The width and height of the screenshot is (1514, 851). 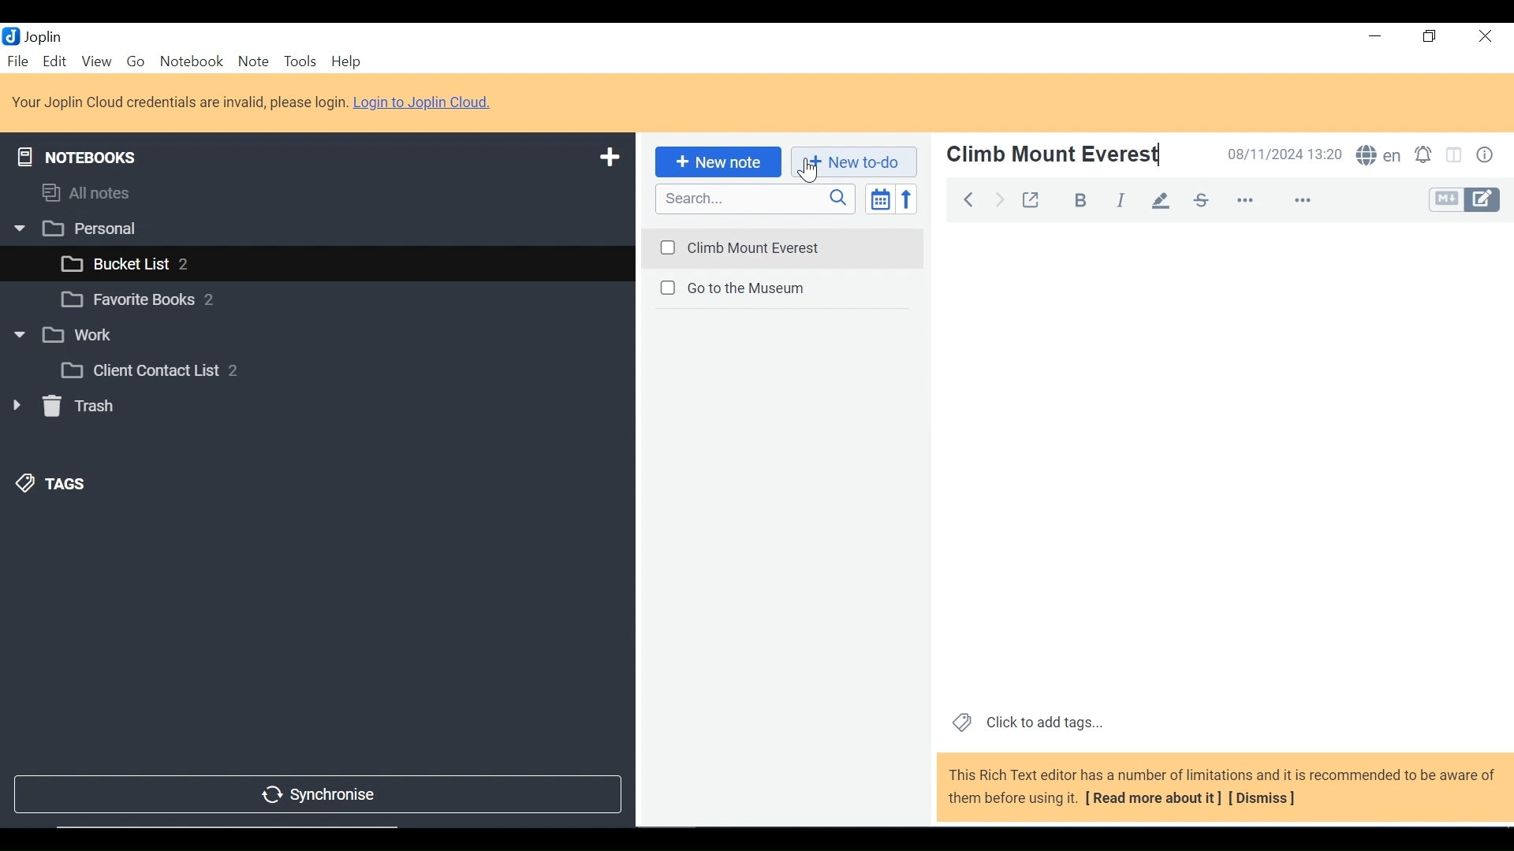 What do you see at coordinates (301, 62) in the screenshot?
I see `Tools` at bounding box center [301, 62].